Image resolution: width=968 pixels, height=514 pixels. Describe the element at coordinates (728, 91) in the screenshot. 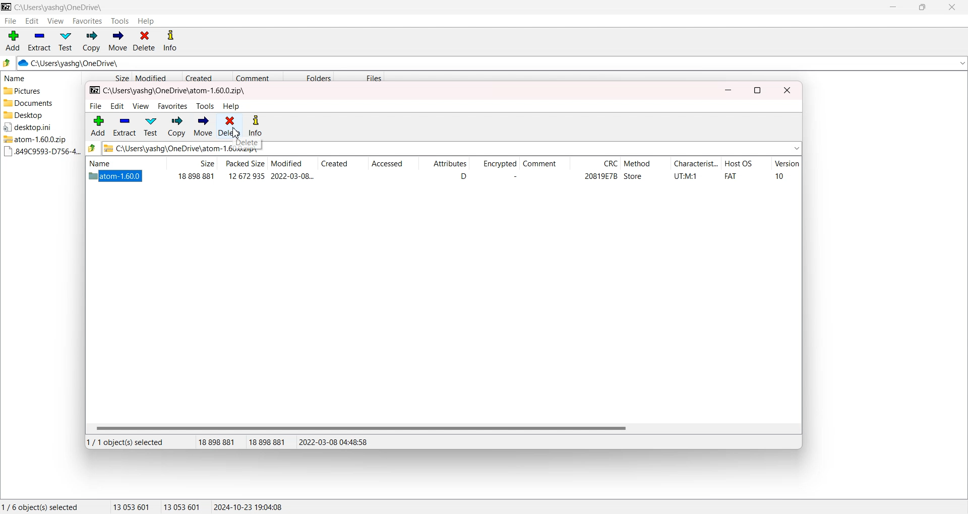

I see `minimize` at that location.